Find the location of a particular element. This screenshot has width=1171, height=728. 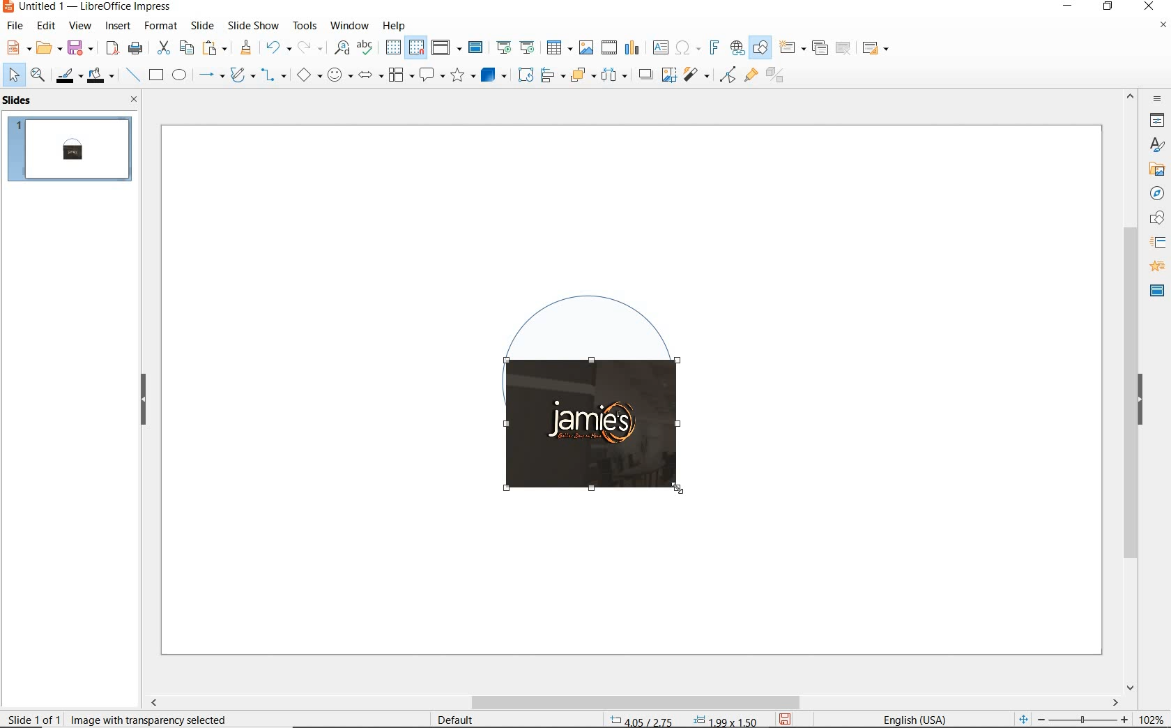

file is located at coordinates (16, 26).